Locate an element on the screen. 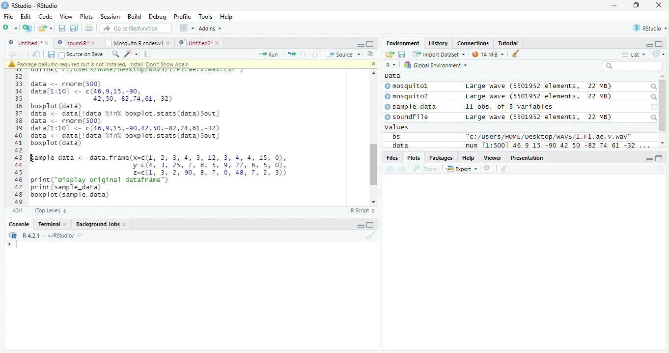 Image resolution: width=669 pixels, height=353 pixels. Files is located at coordinates (391, 158).